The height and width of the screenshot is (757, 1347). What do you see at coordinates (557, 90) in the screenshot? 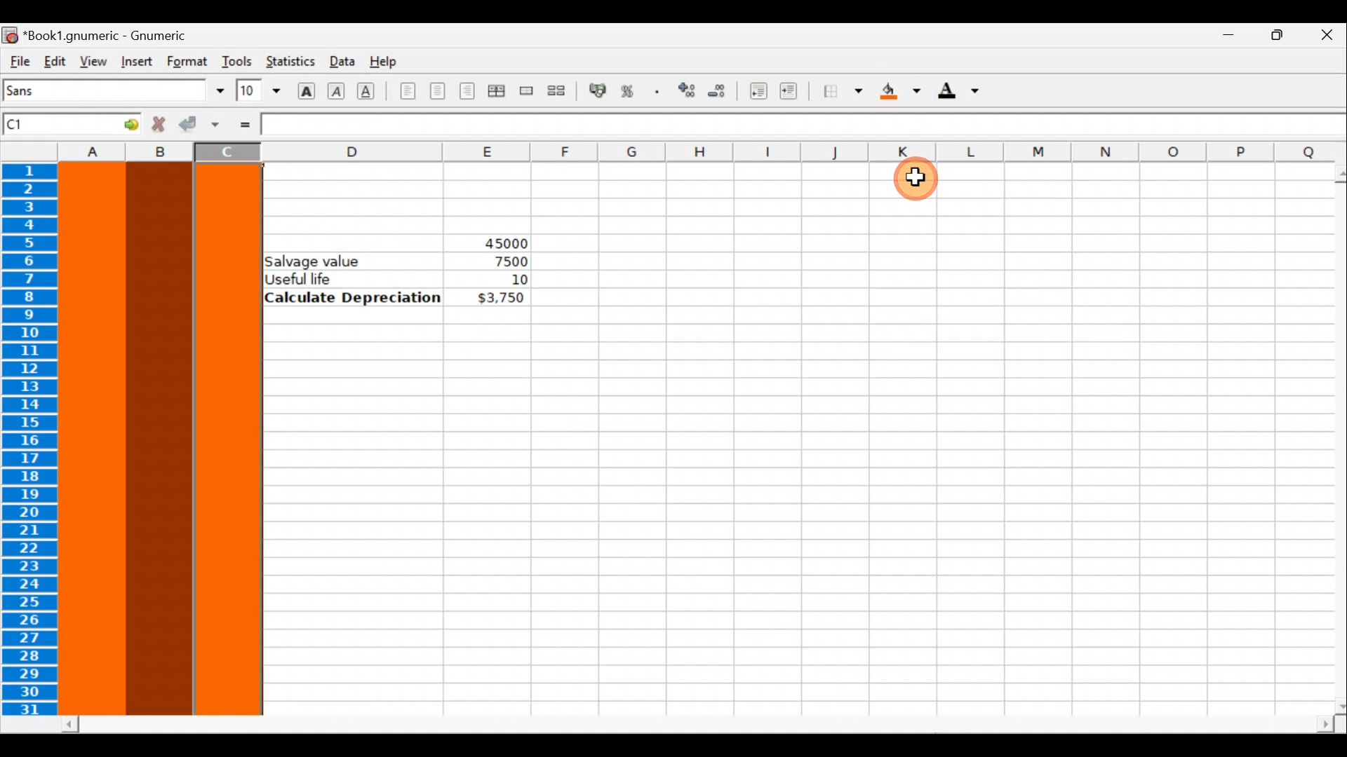
I see `Split merged range of cells` at bounding box center [557, 90].